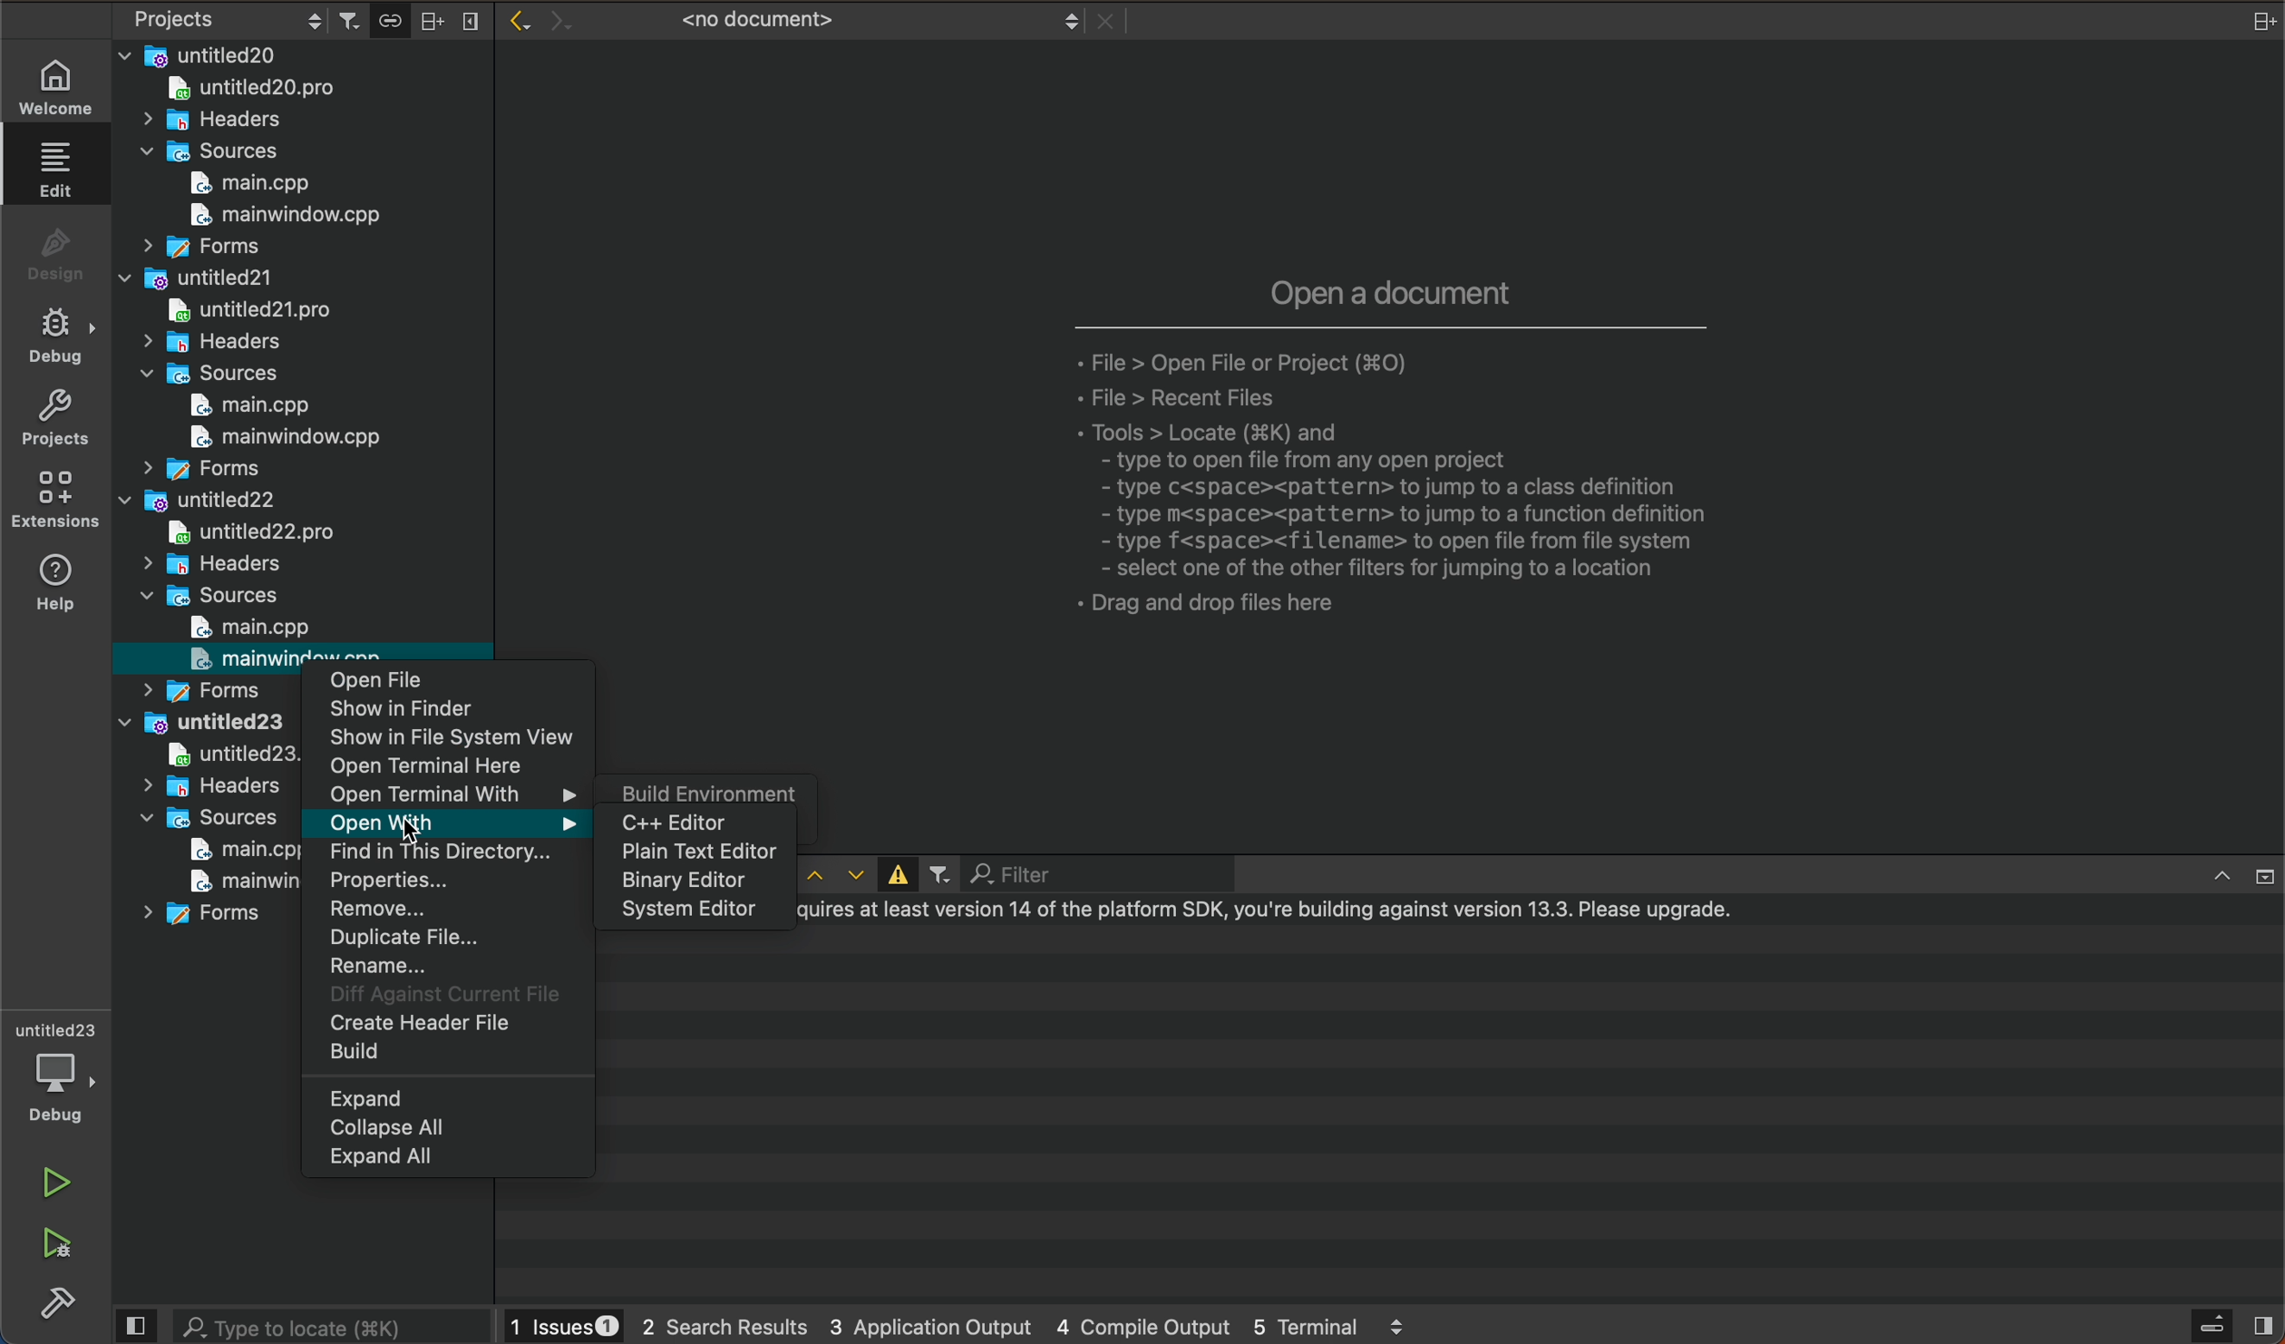 The width and height of the screenshot is (2285, 1344). I want to click on debug, so click(54, 1069).